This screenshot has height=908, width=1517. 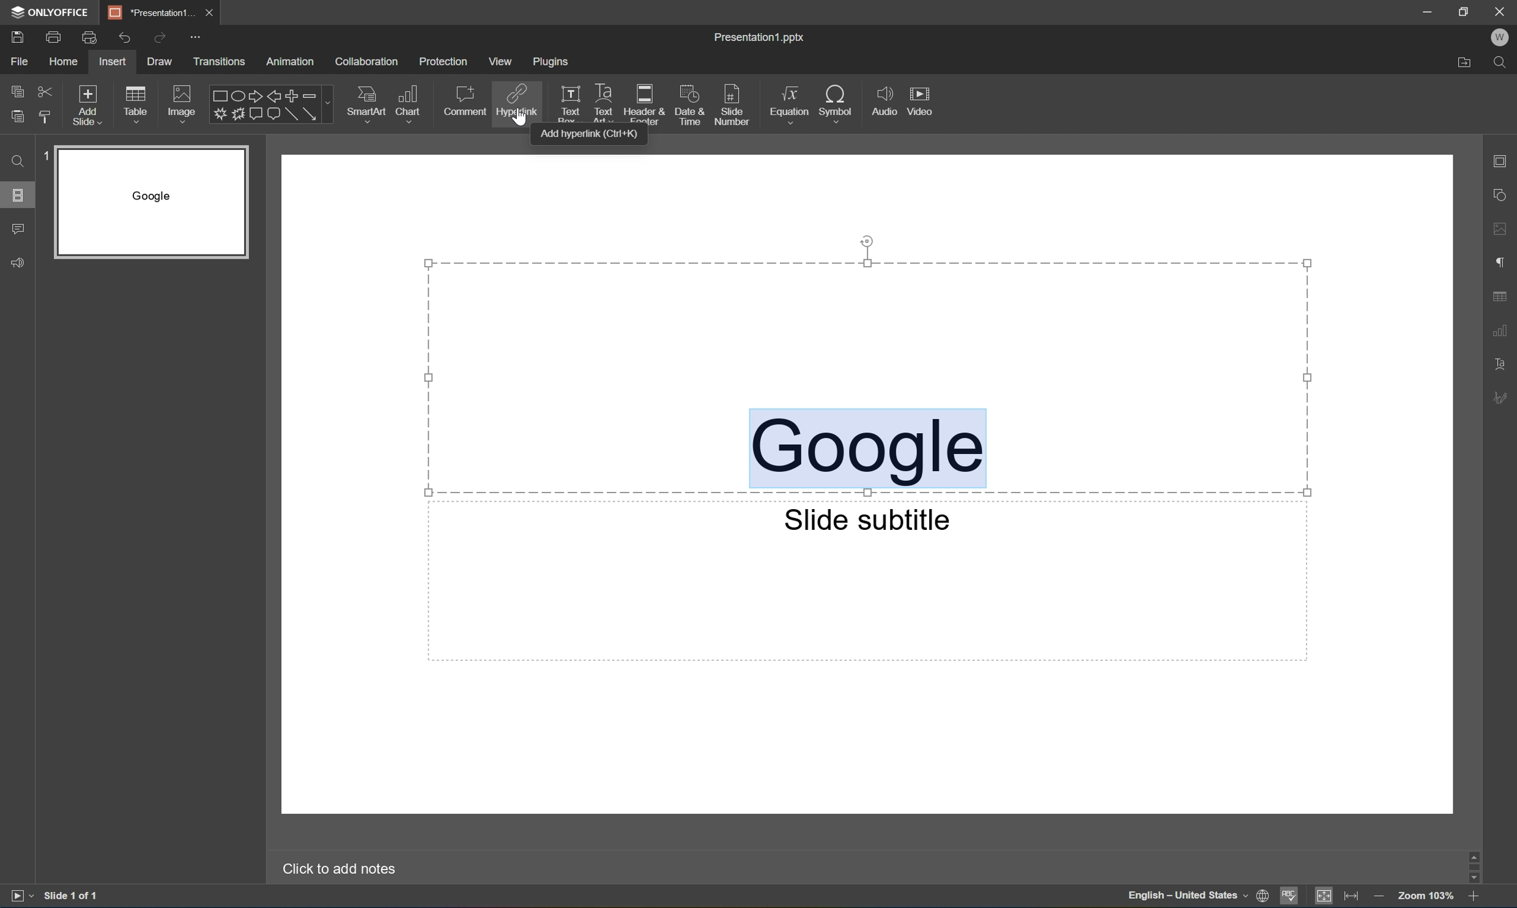 I want to click on View, so click(x=500, y=61).